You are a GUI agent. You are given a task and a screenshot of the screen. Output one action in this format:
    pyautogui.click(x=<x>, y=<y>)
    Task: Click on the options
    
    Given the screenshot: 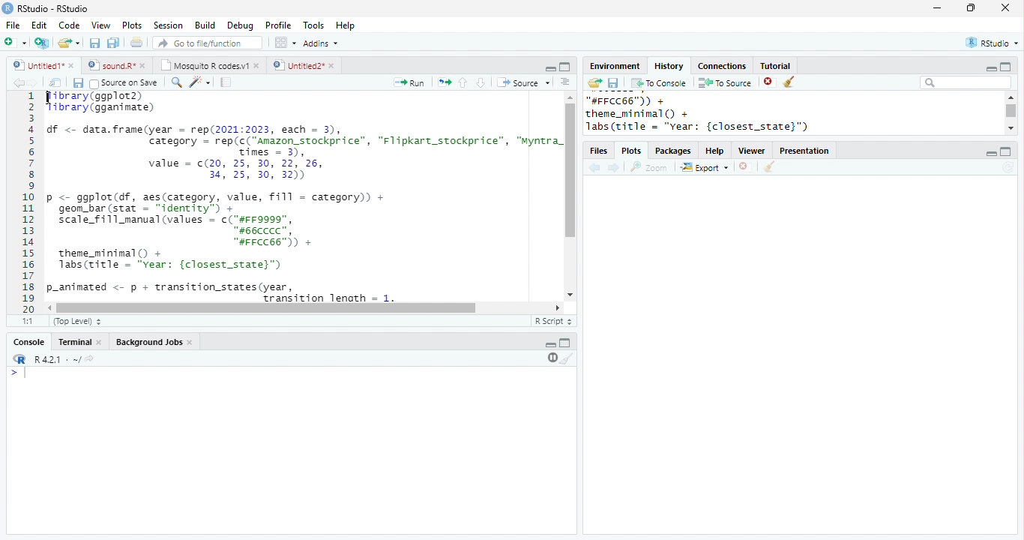 What is the action you would take?
    pyautogui.click(x=564, y=82)
    